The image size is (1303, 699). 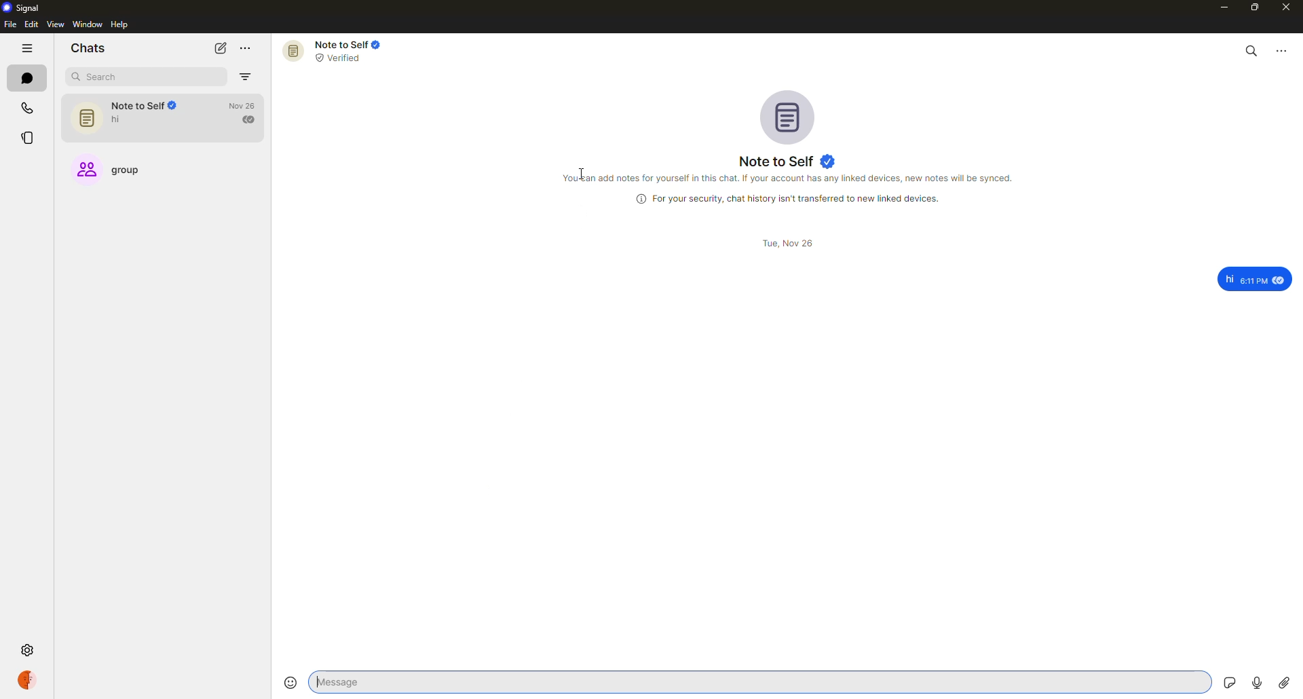 What do you see at coordinates (27, 648) in the screenshot?
I see `settings` at bounding box center [27, 648].